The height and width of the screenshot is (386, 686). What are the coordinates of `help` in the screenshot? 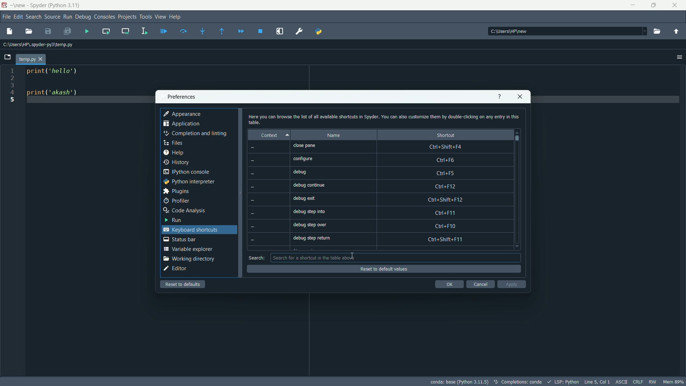 It's located at (174, 153).